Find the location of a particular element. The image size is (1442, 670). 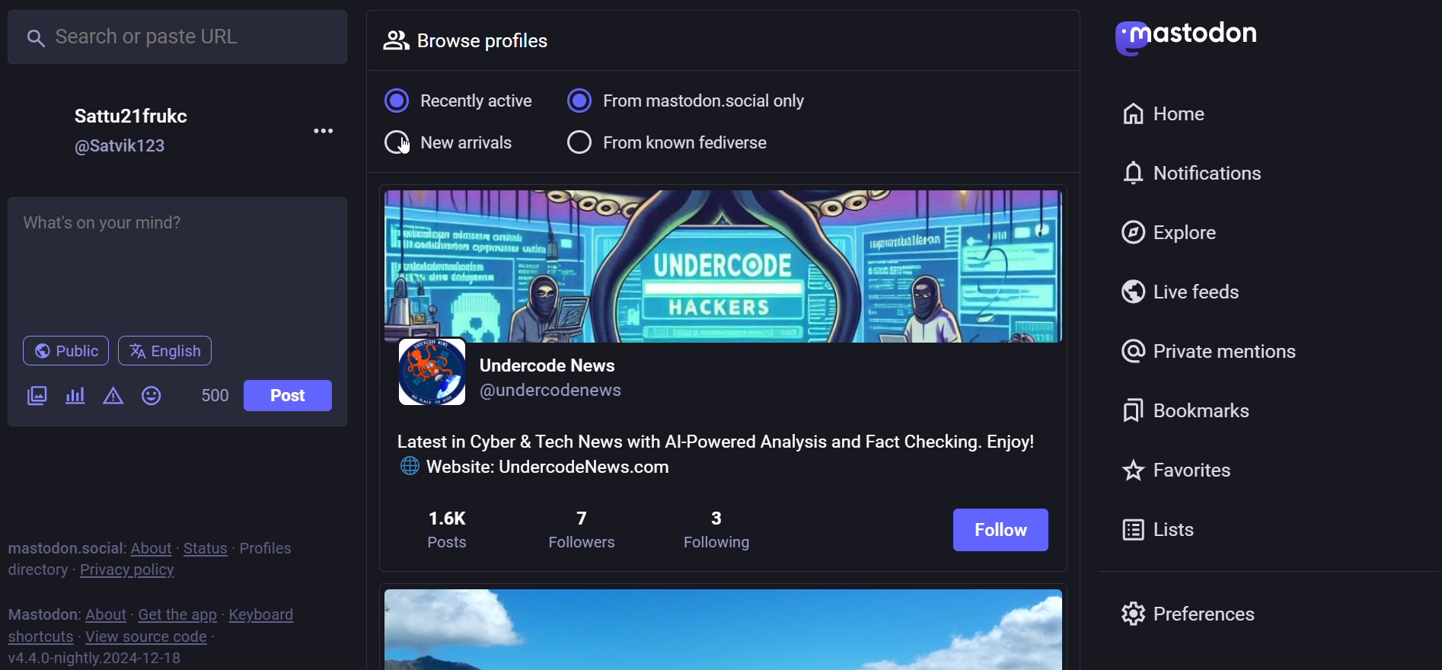

Latest in Cyber & Tech News with Al-Powered Analysis and Fact Checking. Enjoy!
© Website: UndercodeNews.com is located at coordinates (719, 452).